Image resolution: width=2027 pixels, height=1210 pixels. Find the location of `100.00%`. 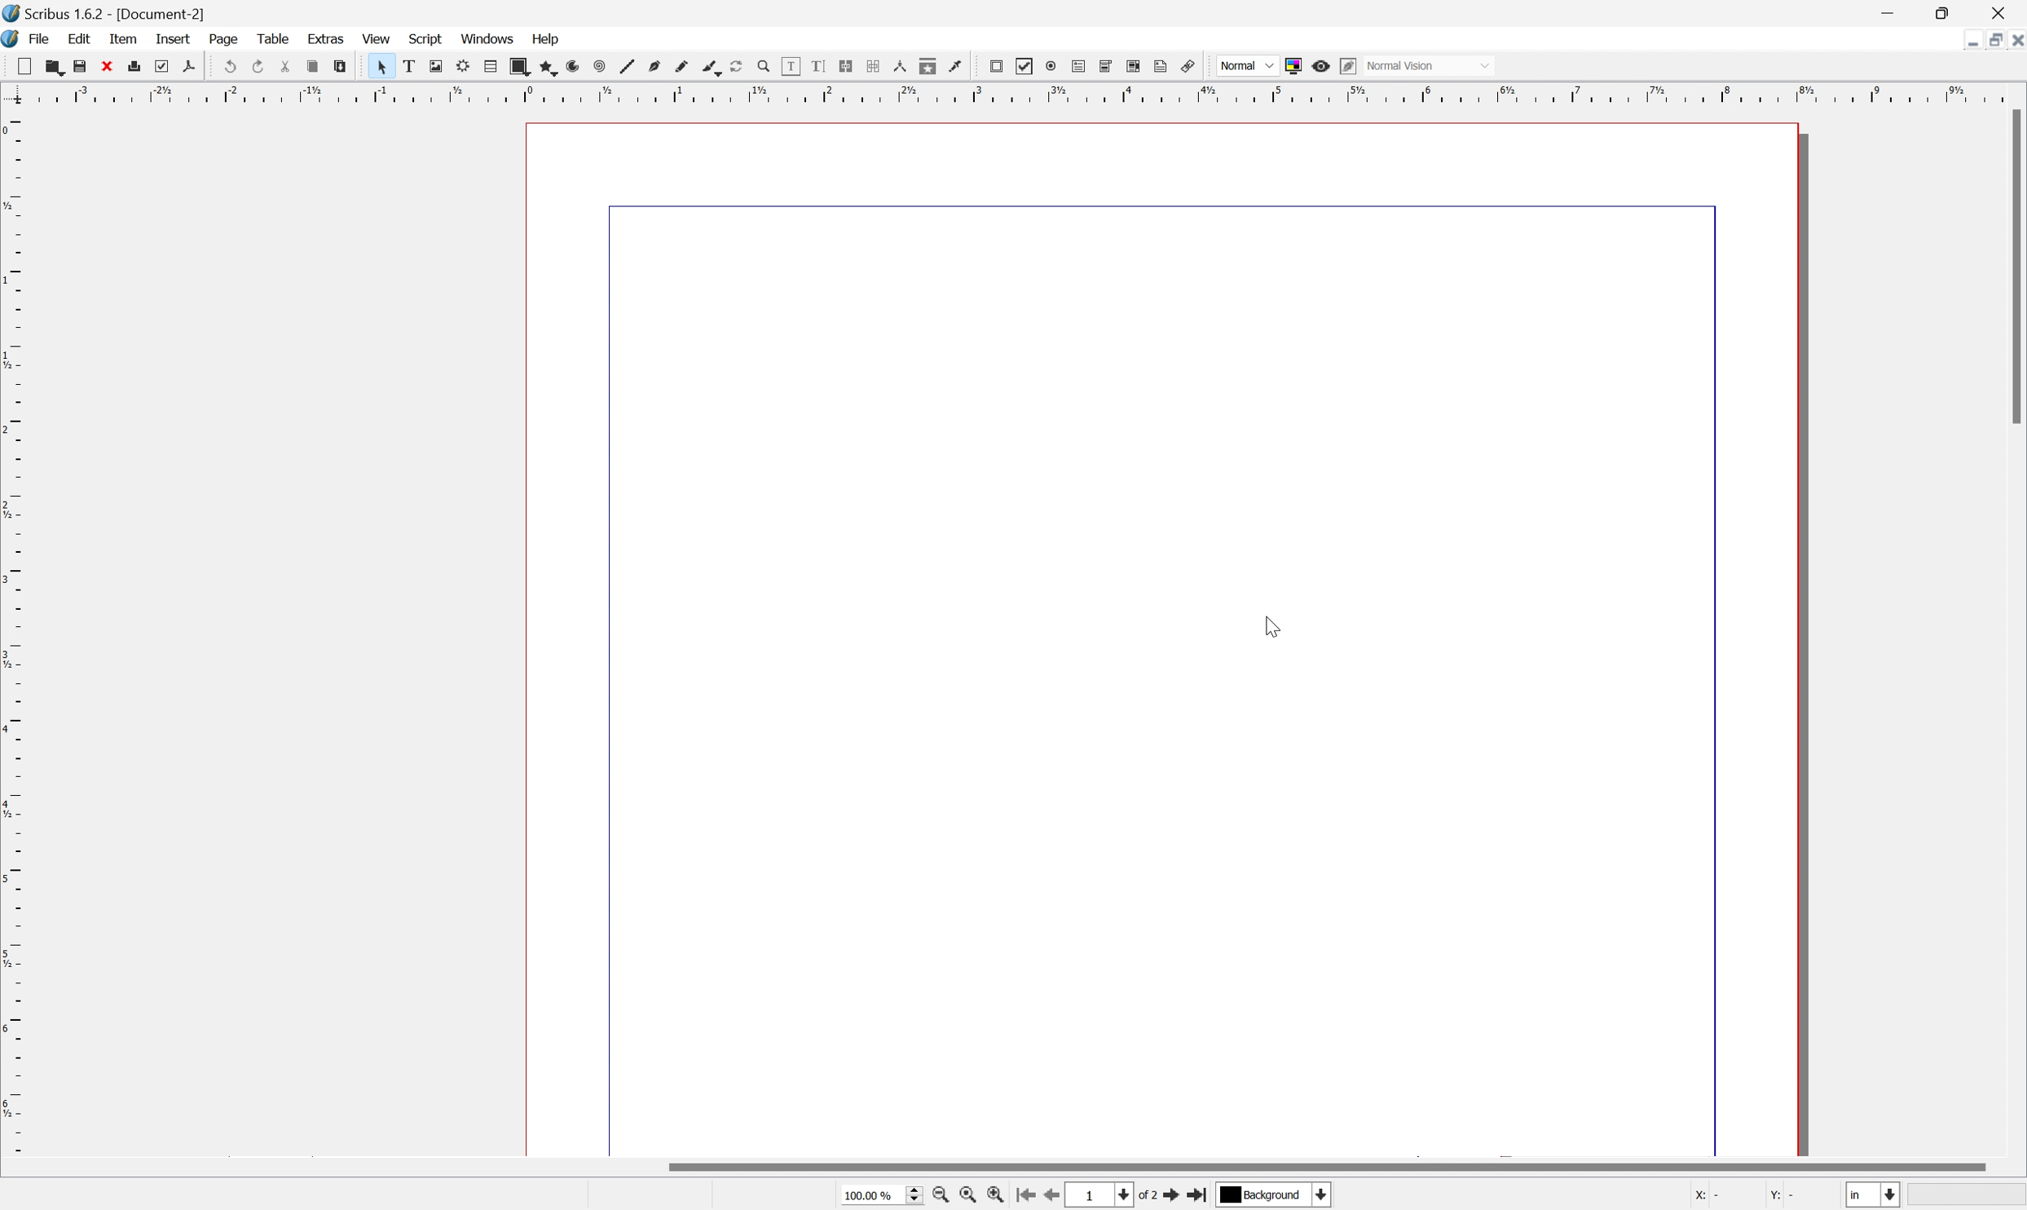

100.00% is located at coordinates (875, 1194).